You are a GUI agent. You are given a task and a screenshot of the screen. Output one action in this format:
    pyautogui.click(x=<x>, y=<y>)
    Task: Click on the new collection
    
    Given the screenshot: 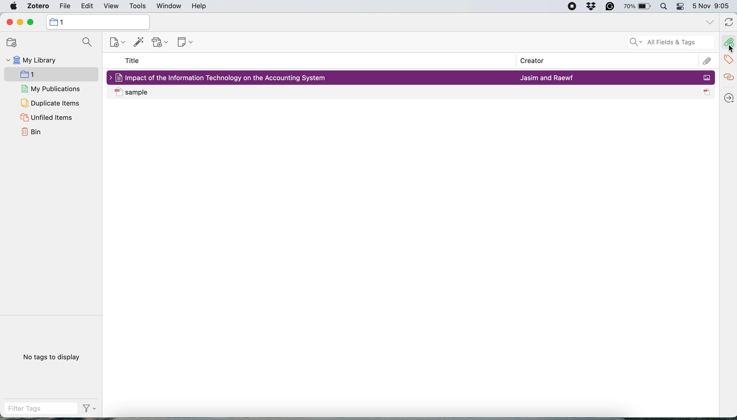 What is the action you would take?
    pyautogui.click(x=113, y=44)
    